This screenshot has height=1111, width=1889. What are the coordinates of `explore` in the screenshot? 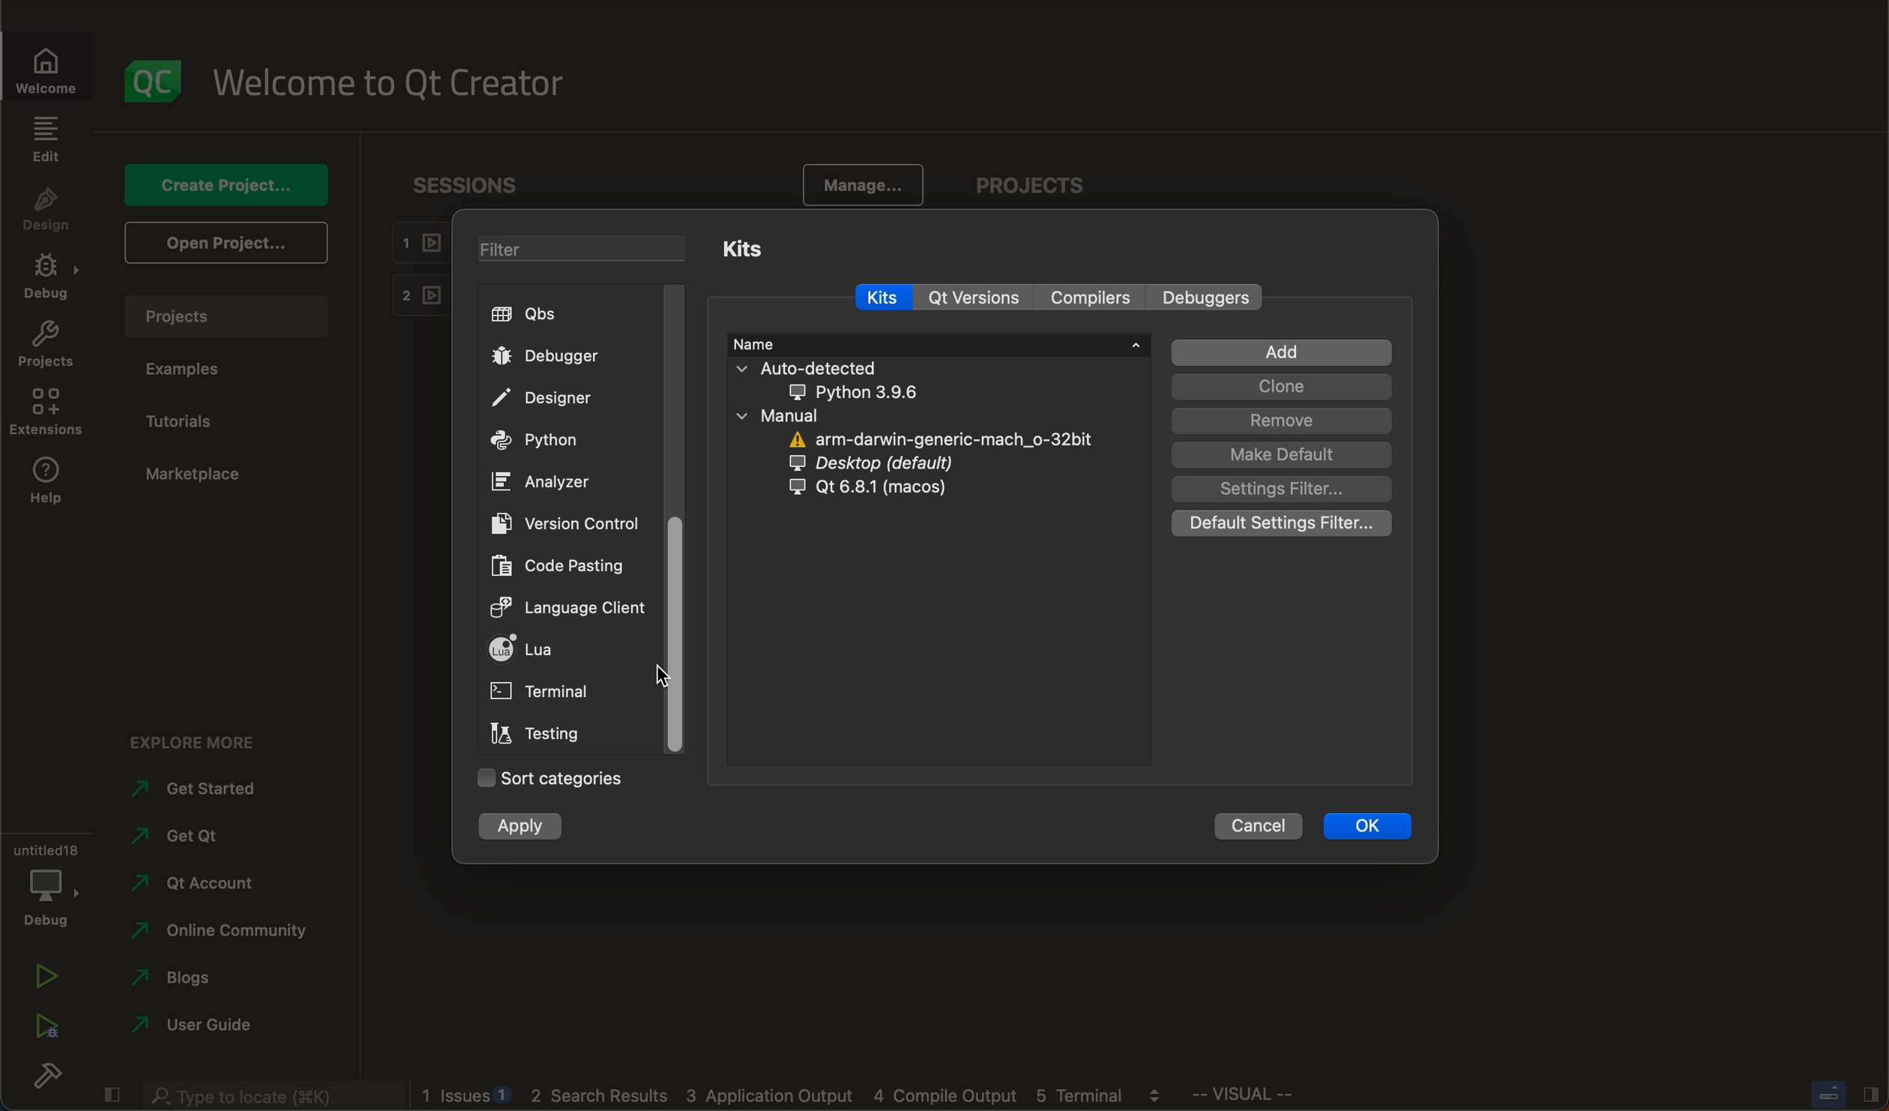 It's located at (193, 736).